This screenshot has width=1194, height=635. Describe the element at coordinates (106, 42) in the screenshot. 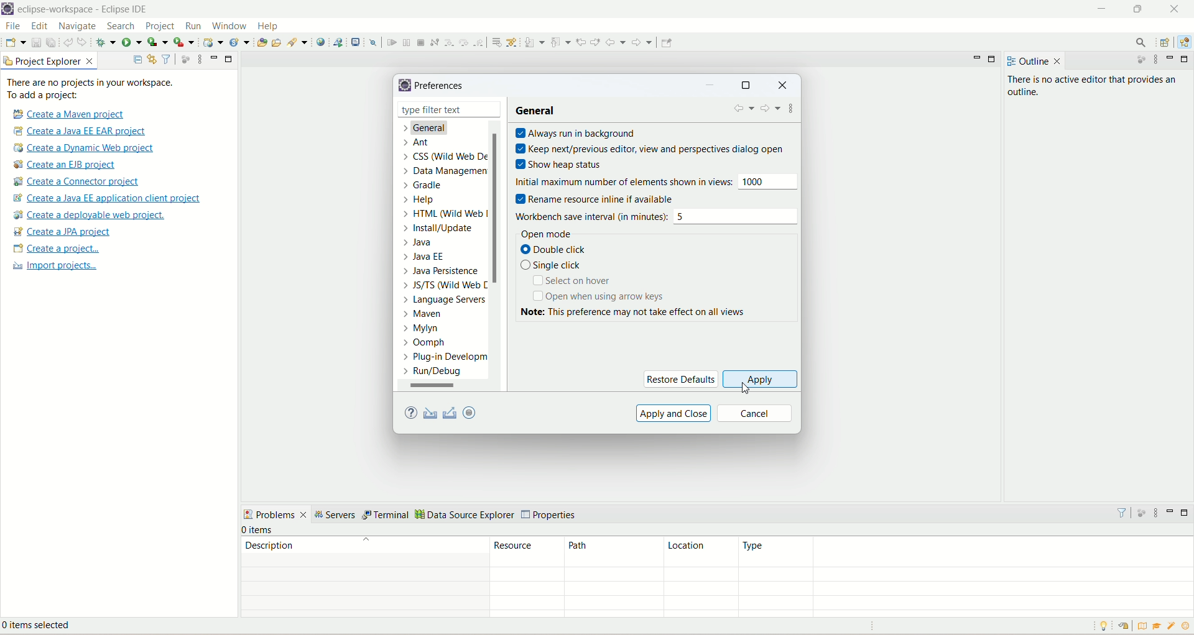

I see `debug` at that location.